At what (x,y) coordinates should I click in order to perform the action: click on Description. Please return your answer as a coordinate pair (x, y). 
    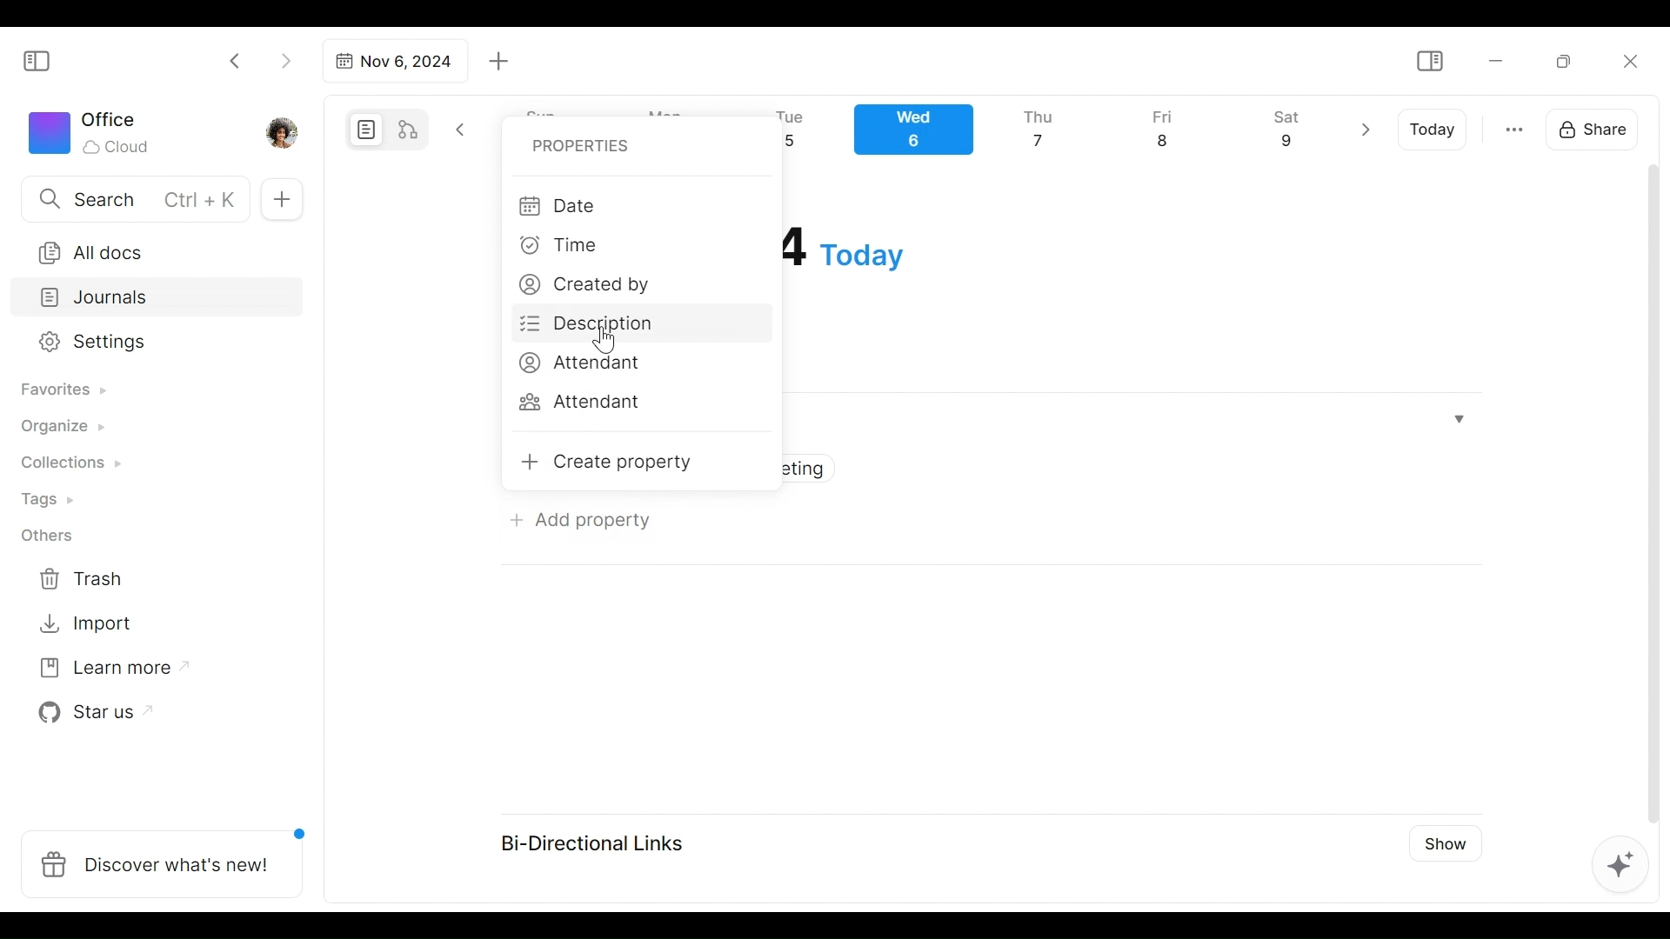
    Looking at the image, I should click on (591, 323).